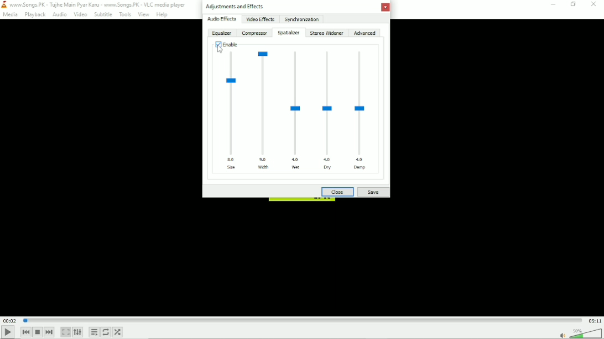 Image resolution: width=604 pixels, height=339 pixels. Describe the element at coordinates (50, 332) in the screenshot. I see `Next` at that location.